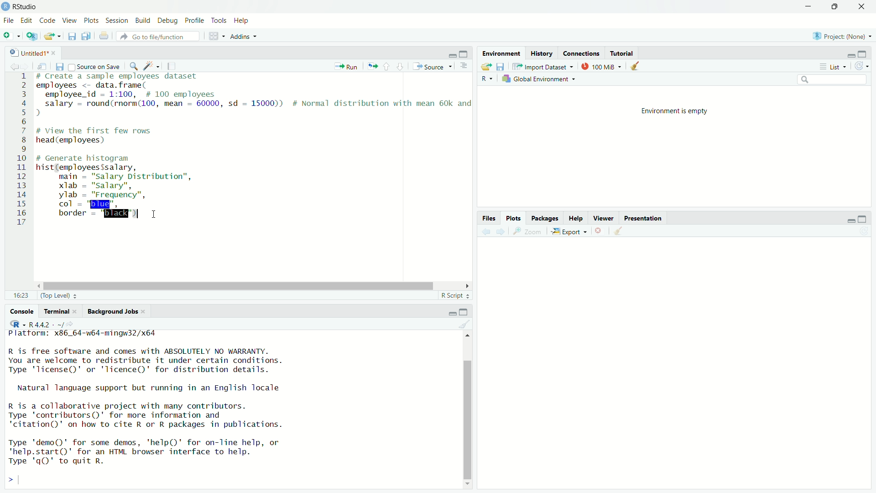 The image size is (876, 493). What do you see at coordinates (12, 36) in the screenshot?
I see `menu` at bounding box center [12, 36].